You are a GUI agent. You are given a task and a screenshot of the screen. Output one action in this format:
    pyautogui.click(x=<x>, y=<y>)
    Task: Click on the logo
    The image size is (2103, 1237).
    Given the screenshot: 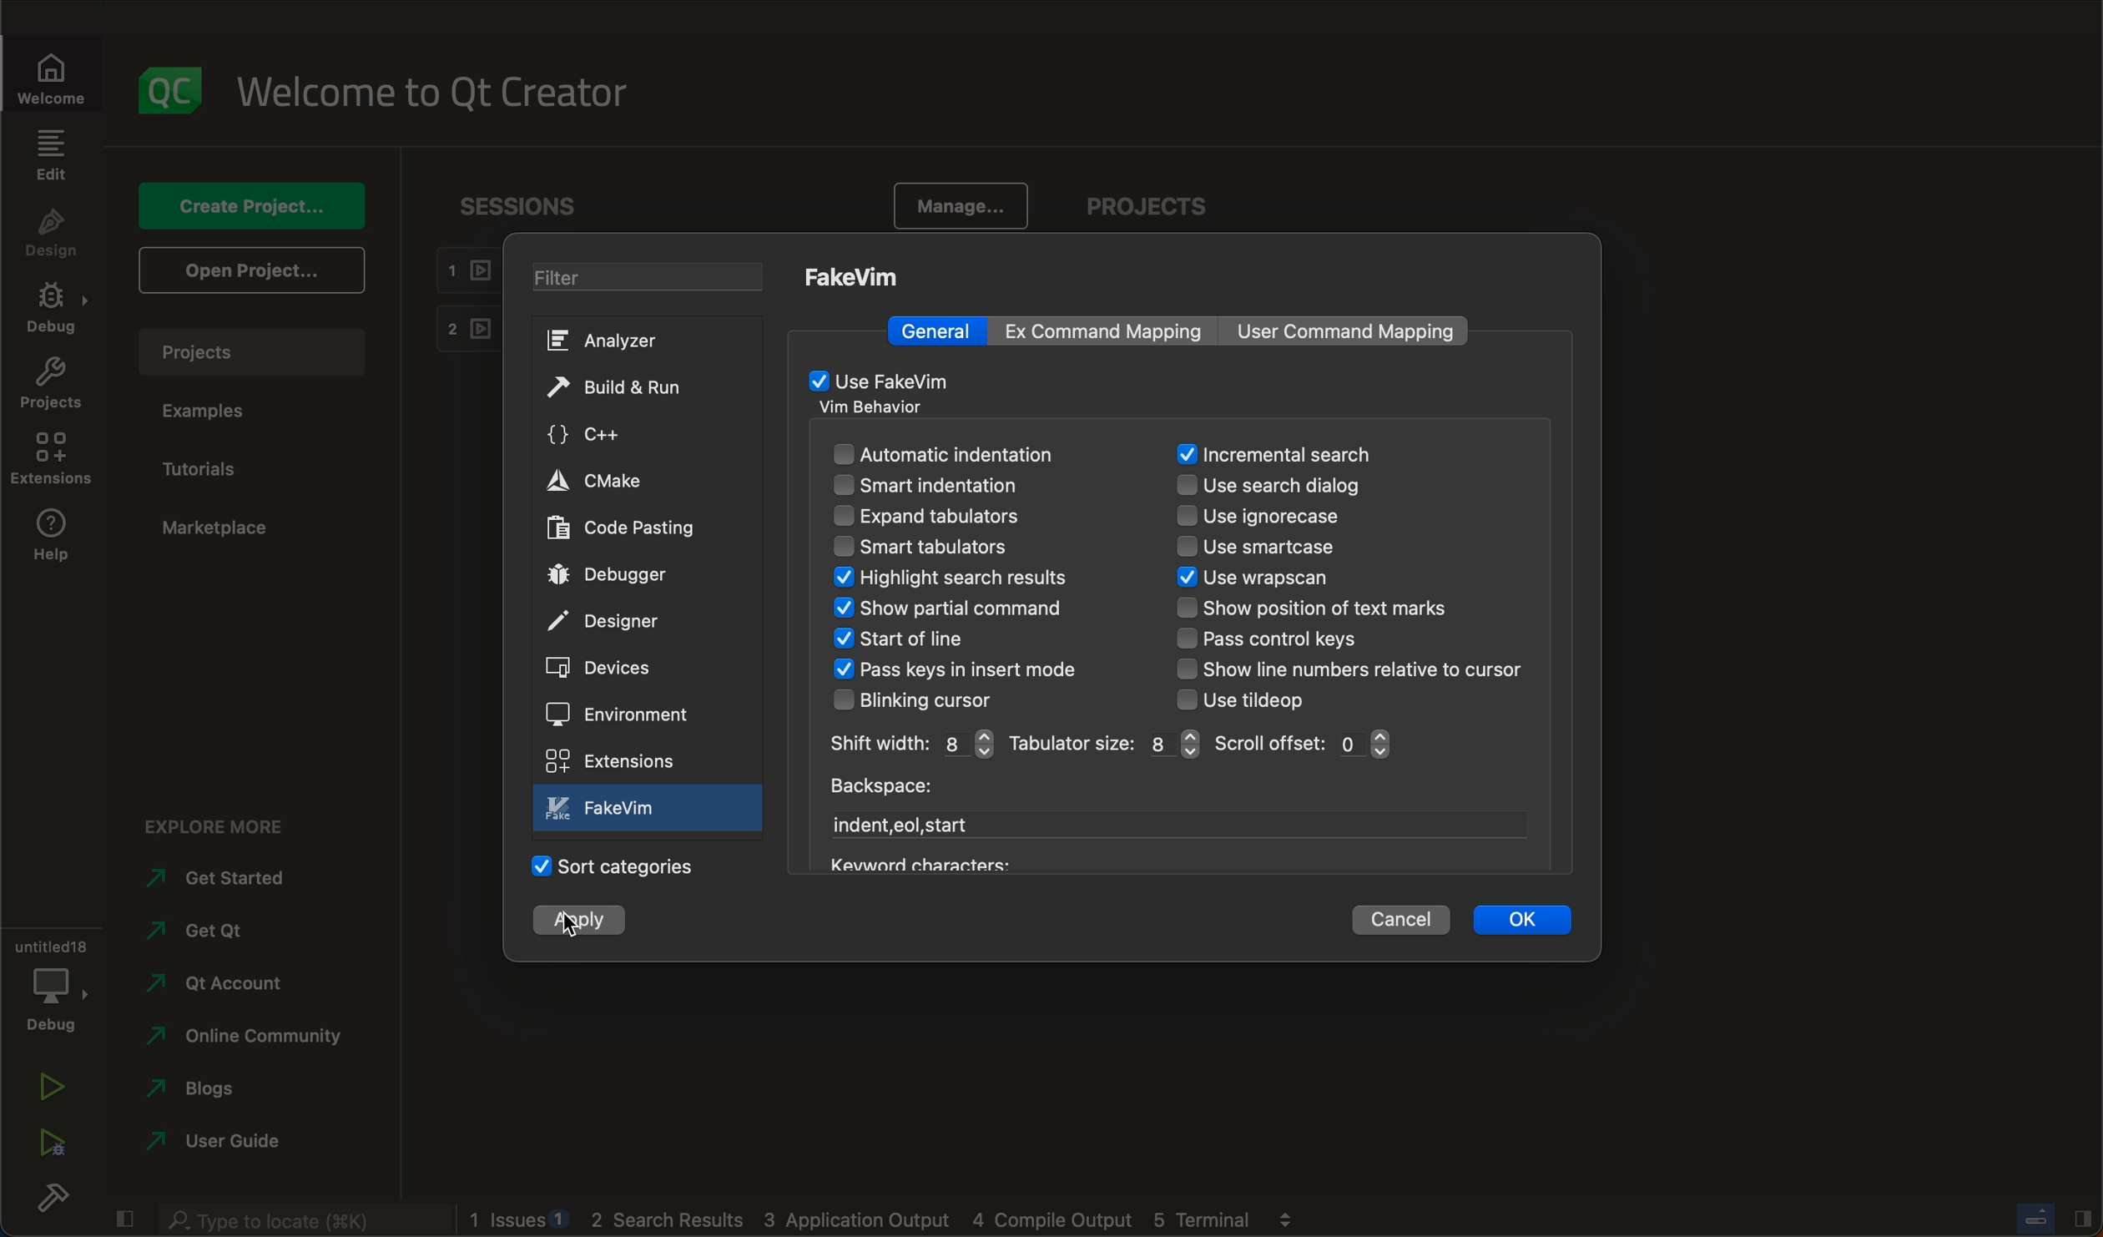 What is the action you would take?
    pyautogui.click(x=166, y=90)
    